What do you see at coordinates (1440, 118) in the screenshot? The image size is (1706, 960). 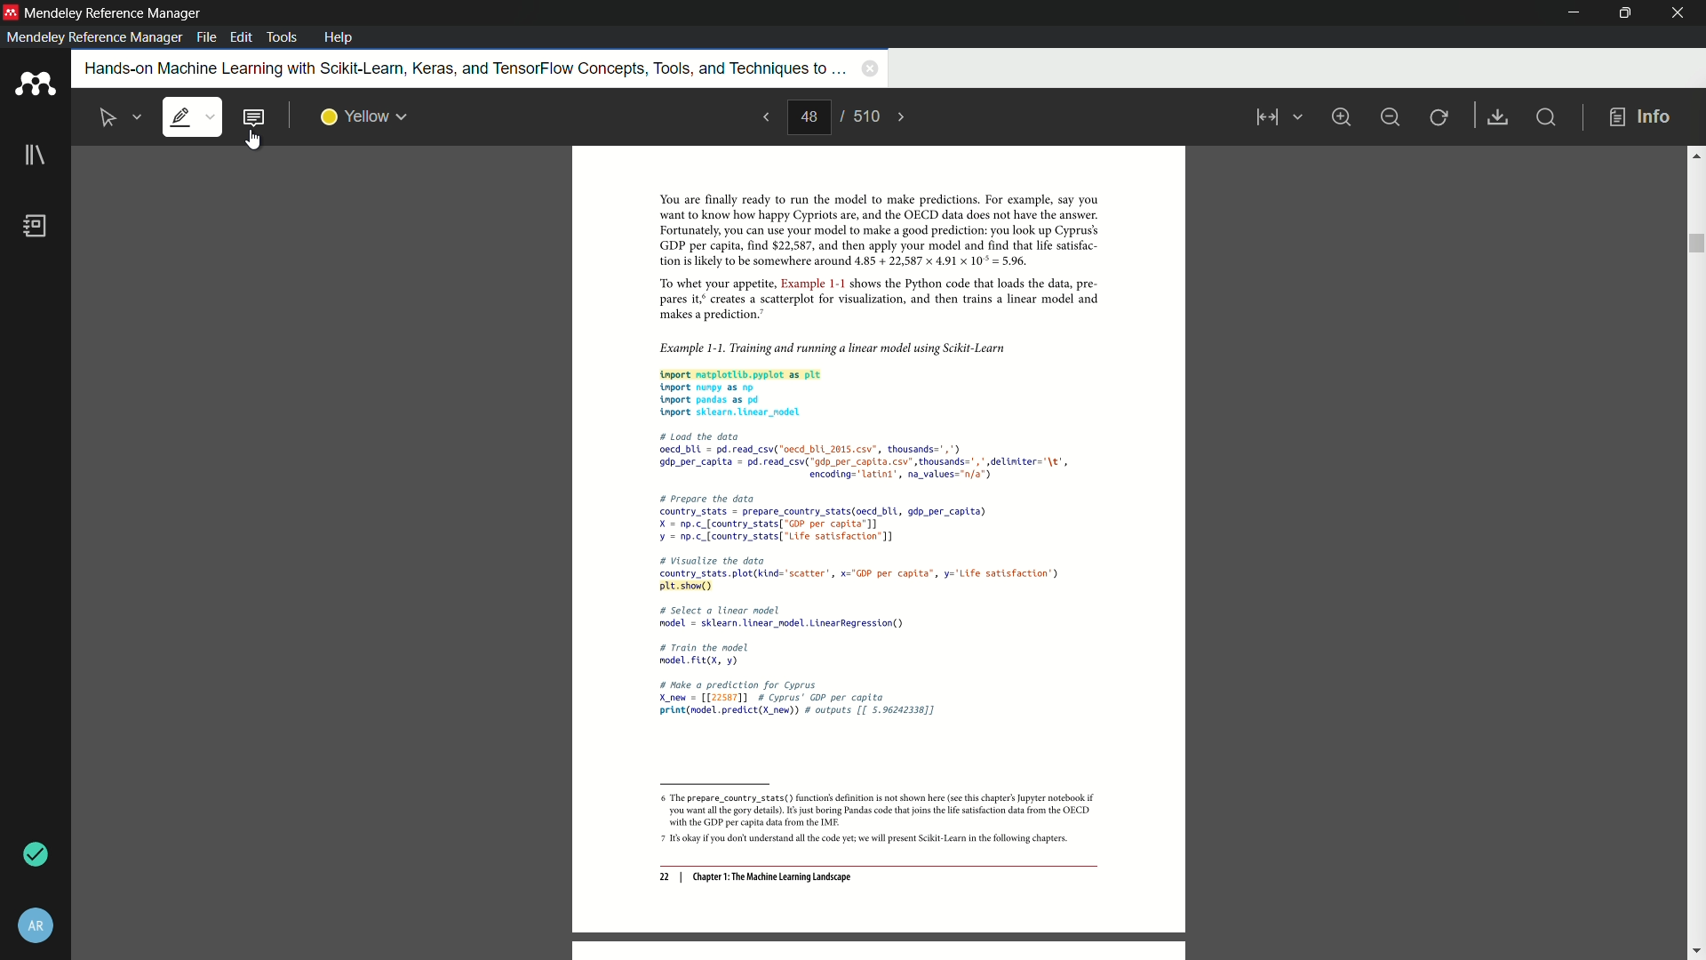 I see `rotate` at bounding box center [1440, 118].